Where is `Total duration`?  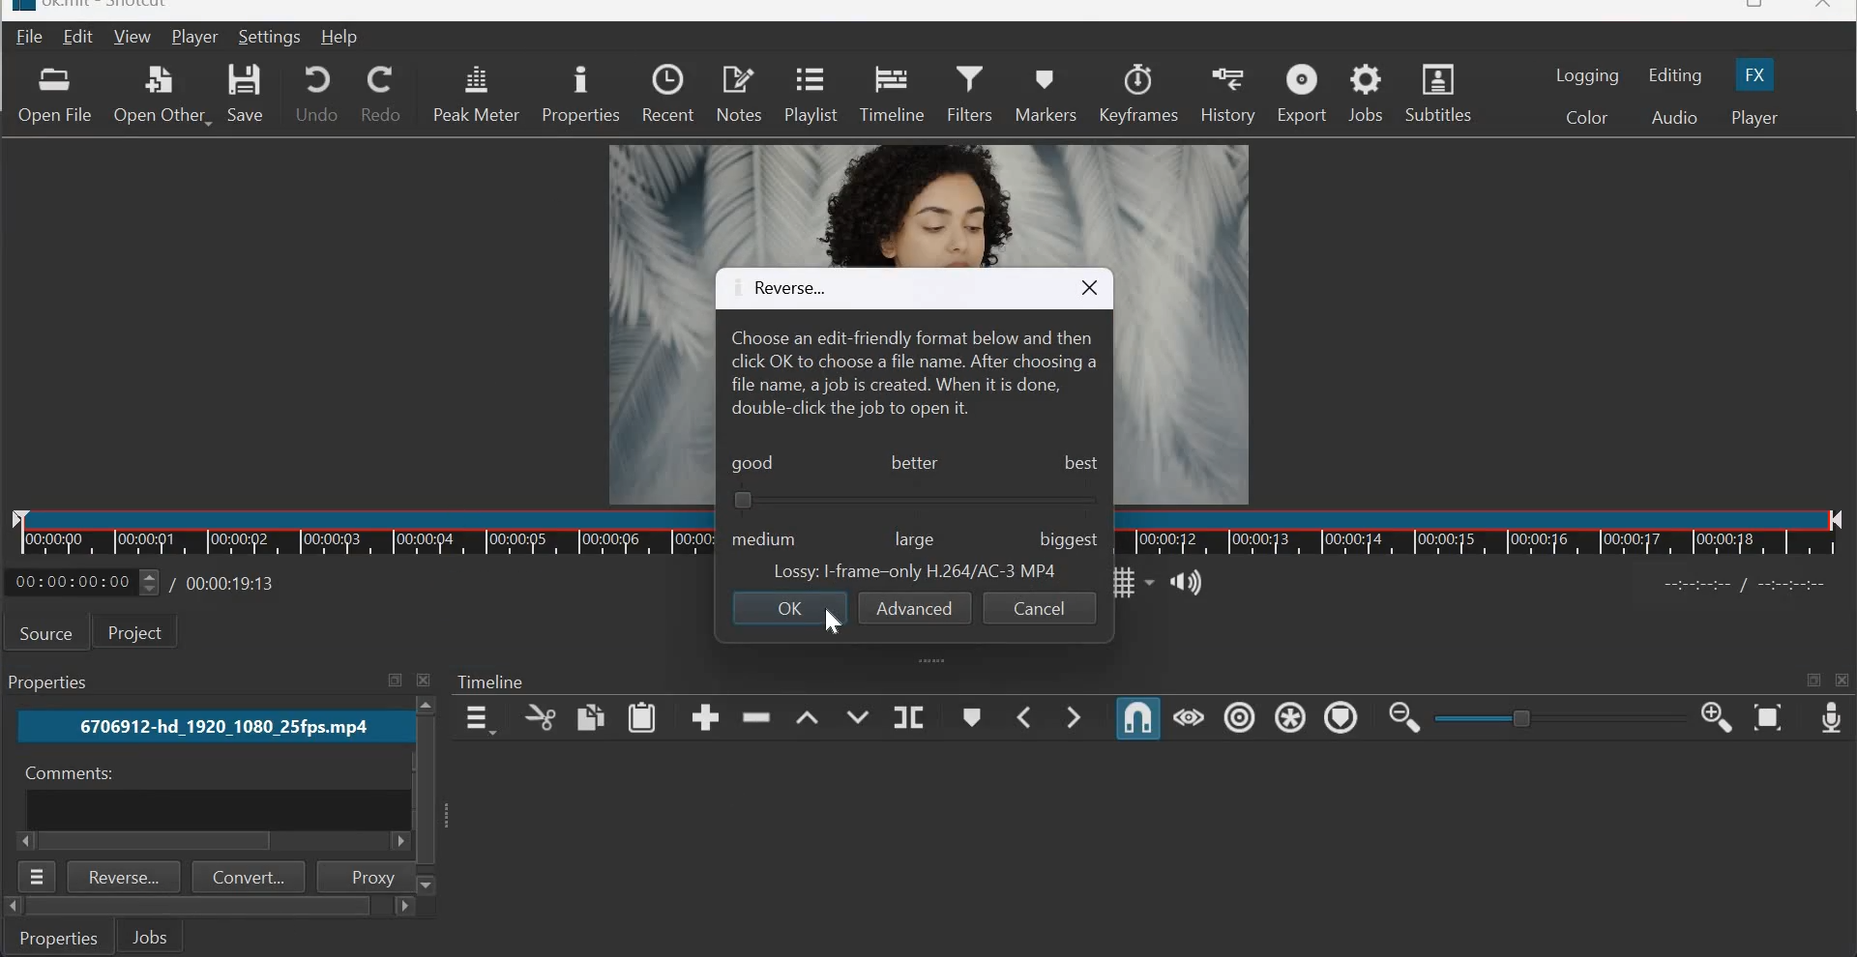
Total duration is located at coordinates (233, 583).